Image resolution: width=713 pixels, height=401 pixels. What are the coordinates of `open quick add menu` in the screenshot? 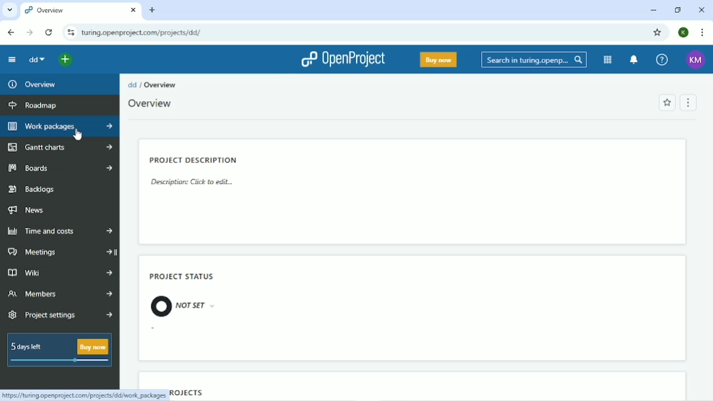 It's located at (65, 59).